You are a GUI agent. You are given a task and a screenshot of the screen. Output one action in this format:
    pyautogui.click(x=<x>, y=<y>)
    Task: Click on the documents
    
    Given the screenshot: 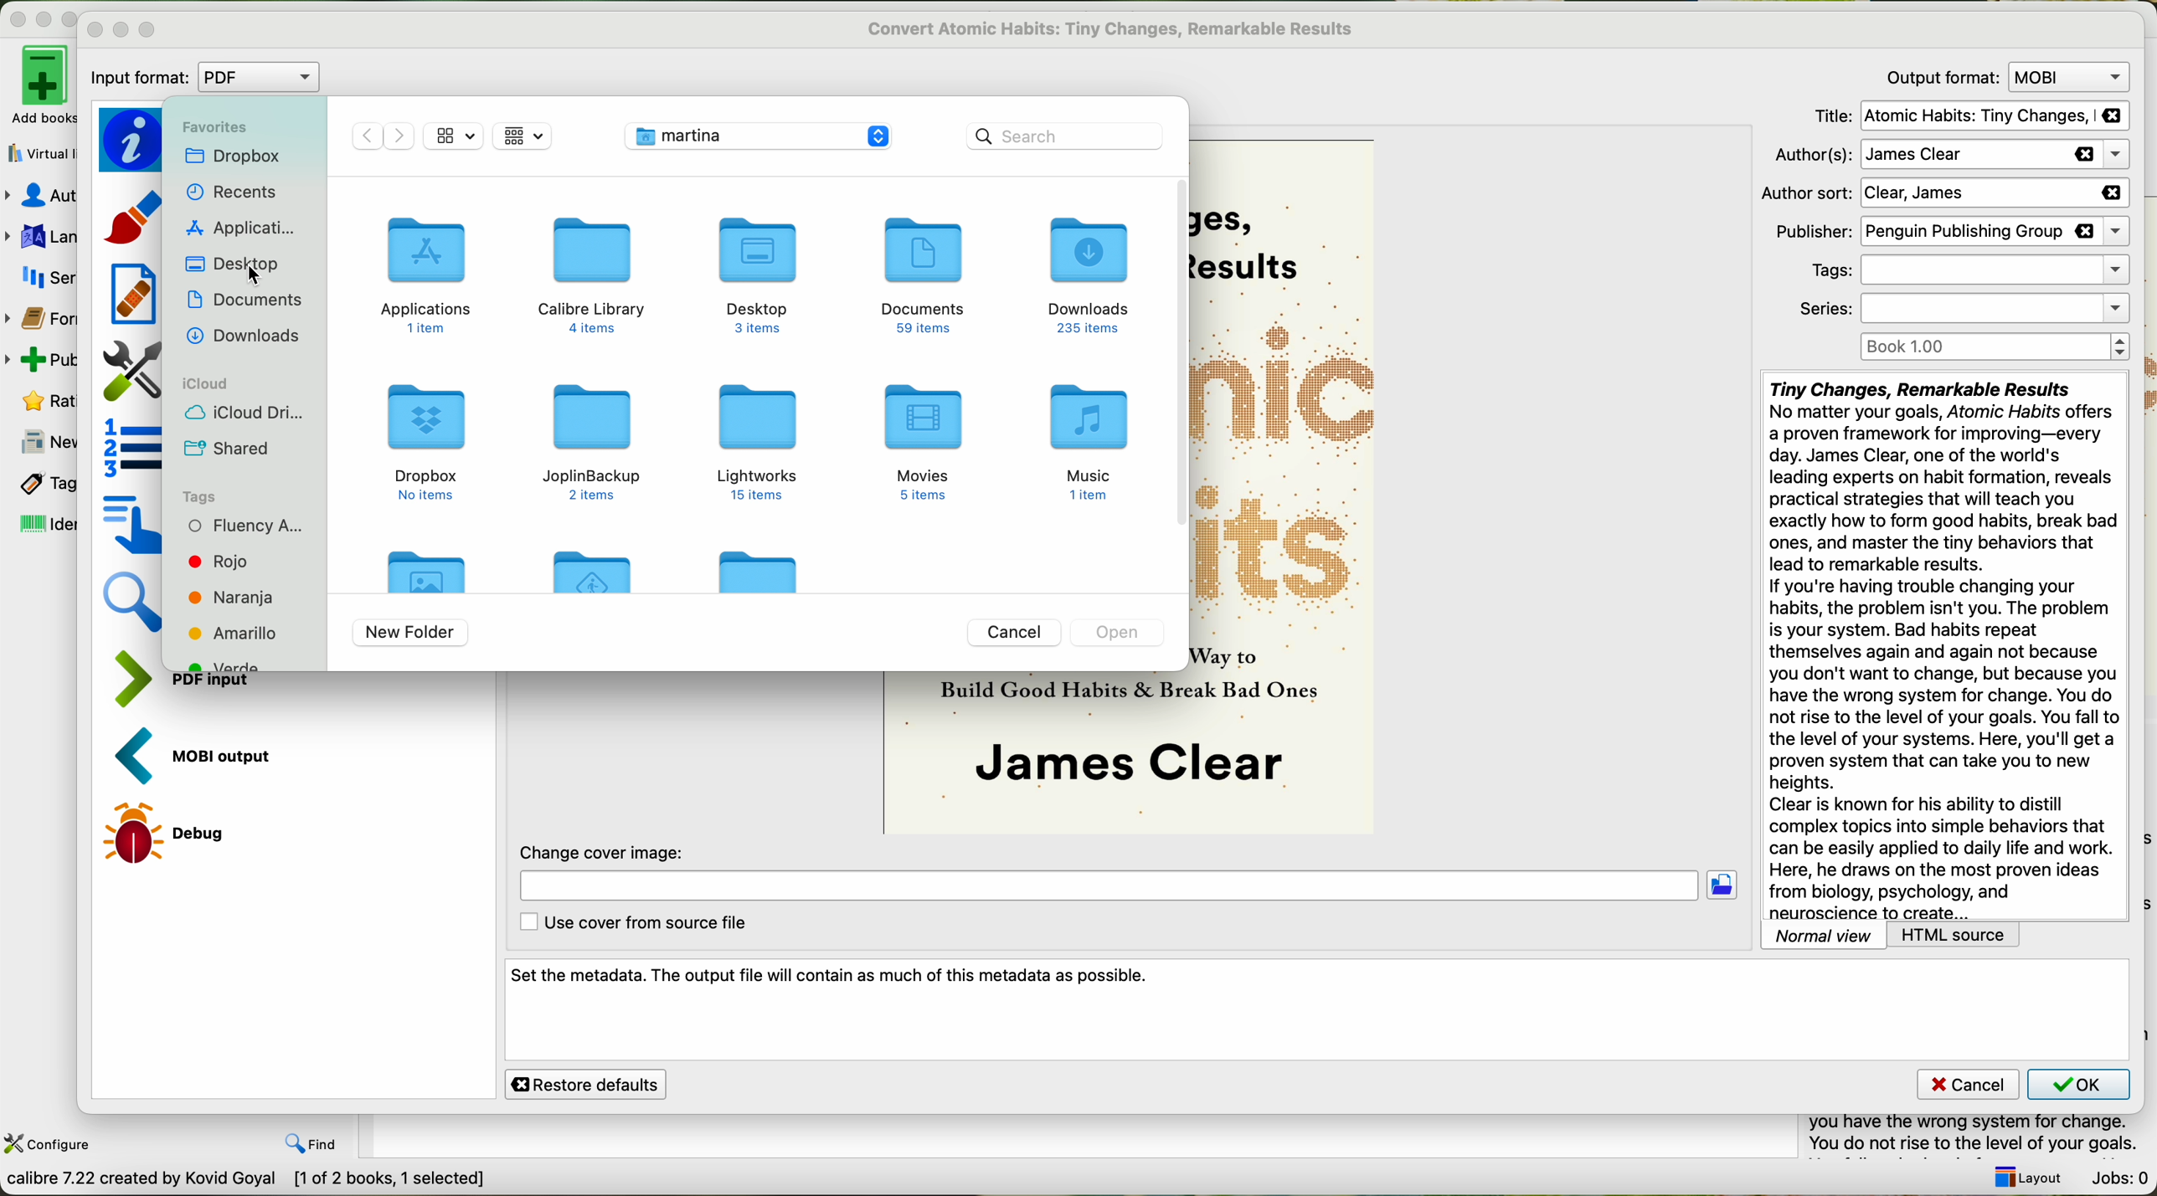 What is the action you would take?
    pyautogui.click(x=244, y=304)
    